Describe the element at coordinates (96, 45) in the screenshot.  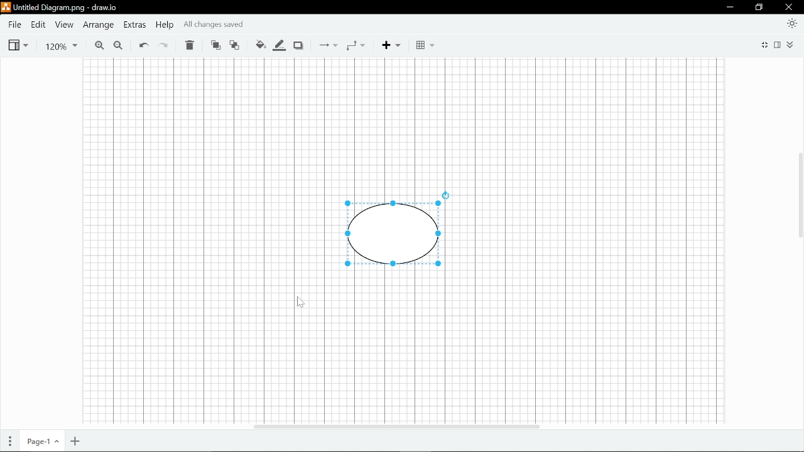
I see `Zoom in` at that location.